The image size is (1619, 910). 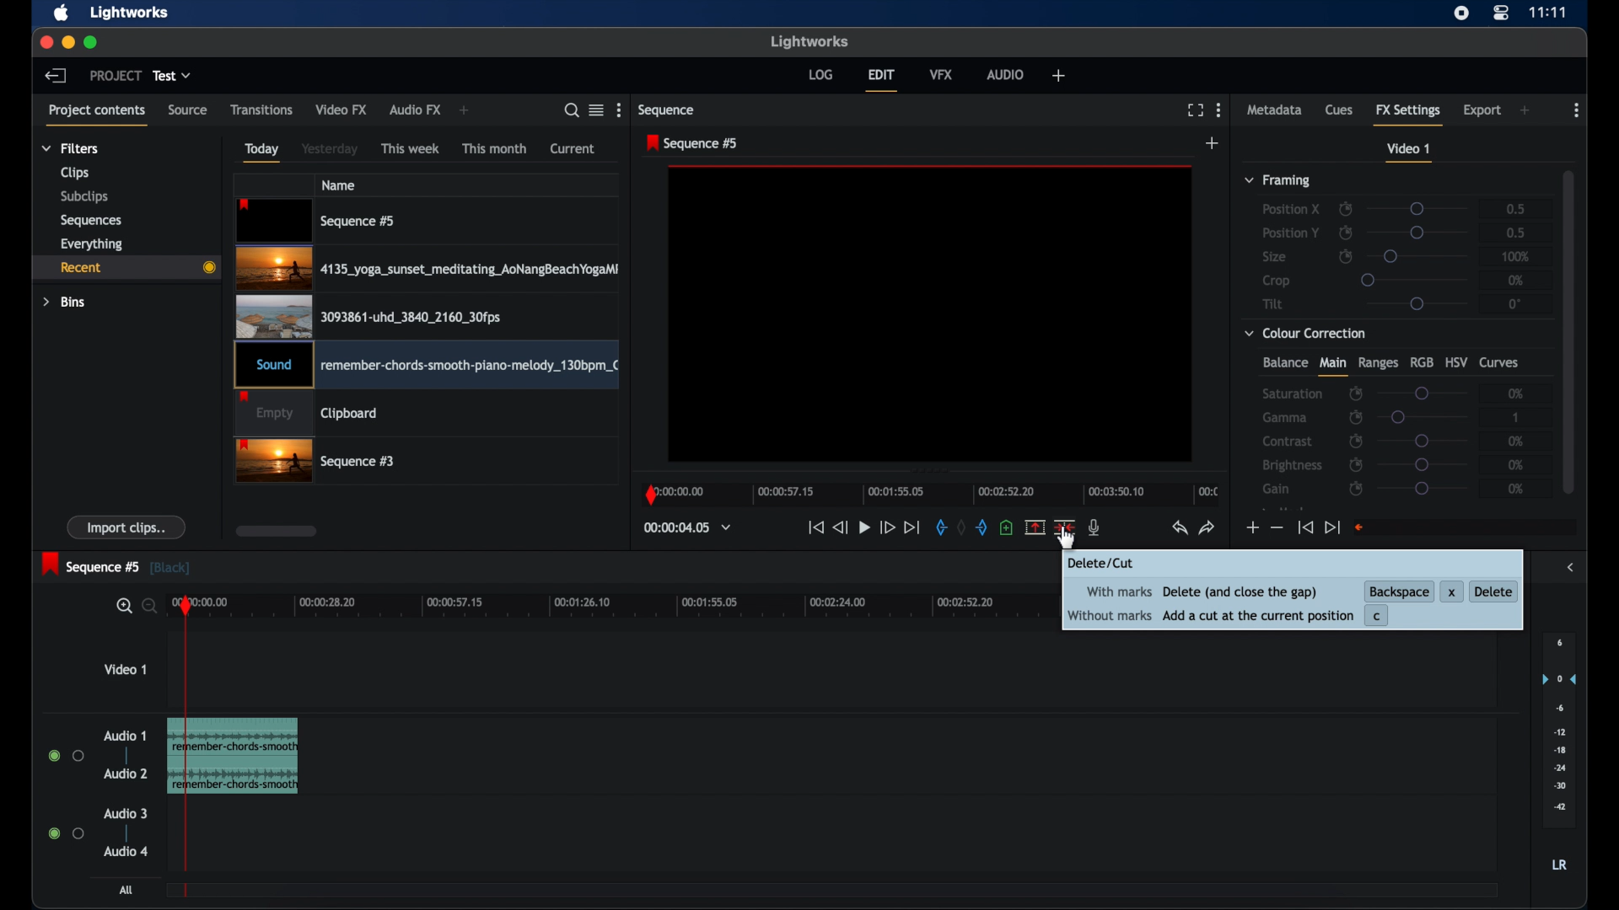 What do you see at coordinates (1518, 464) in the screenshot?
I see `0%` at bounding box center [1518, 464].